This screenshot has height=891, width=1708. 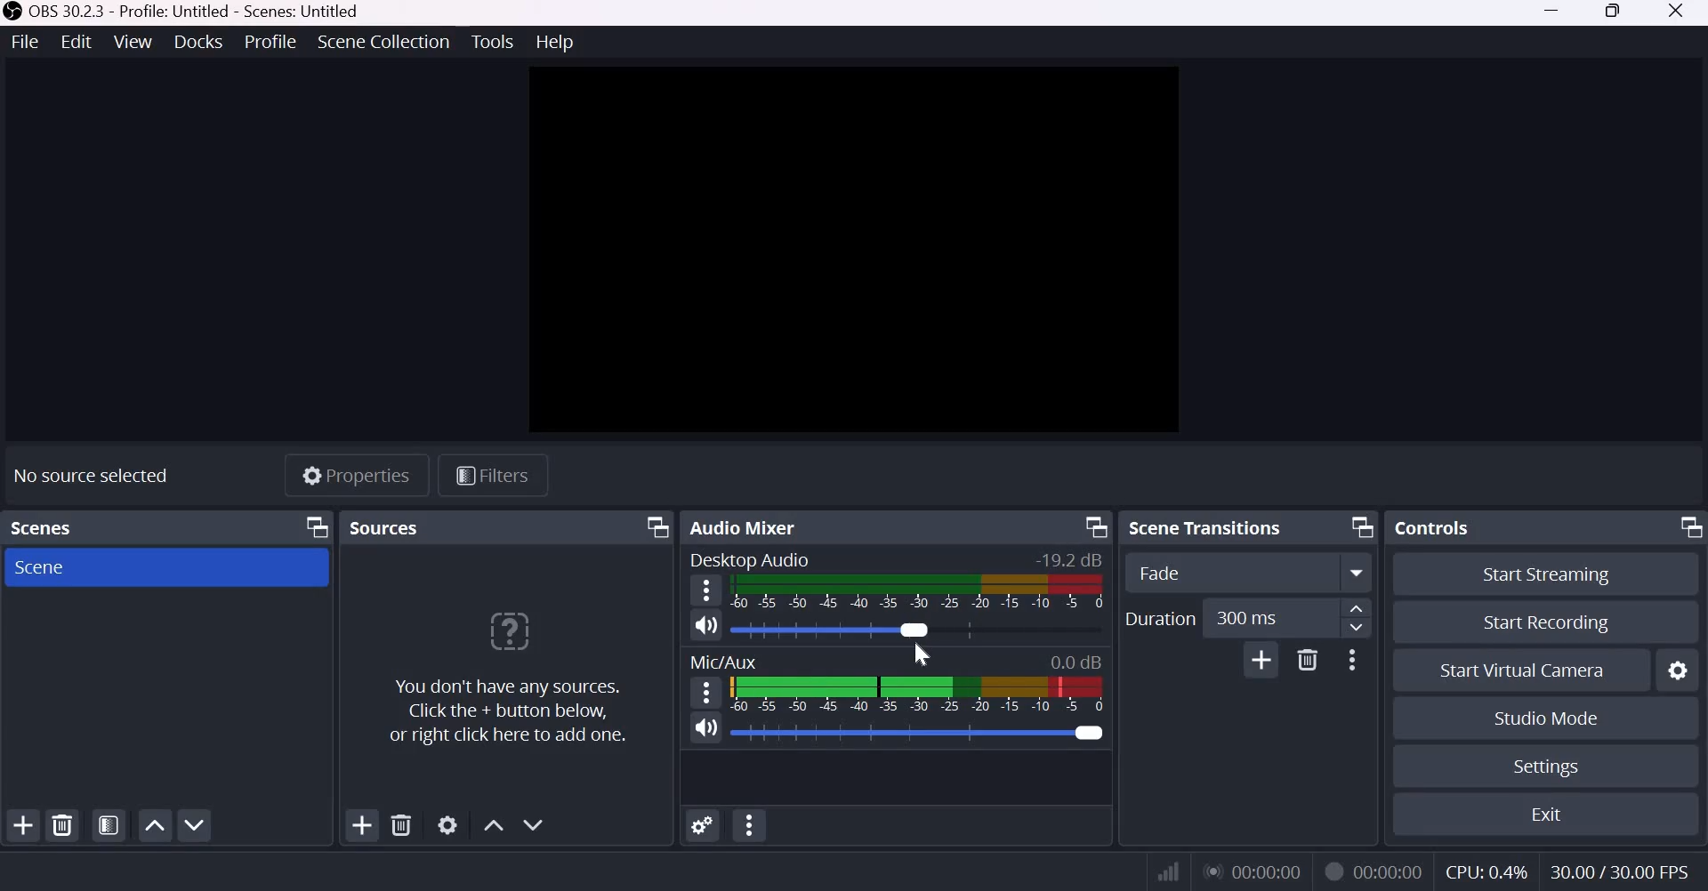 What do you see at coordinates (1392, 869) in the screenshot?
I see `00:00:00` at bounding box center [1392, 869].